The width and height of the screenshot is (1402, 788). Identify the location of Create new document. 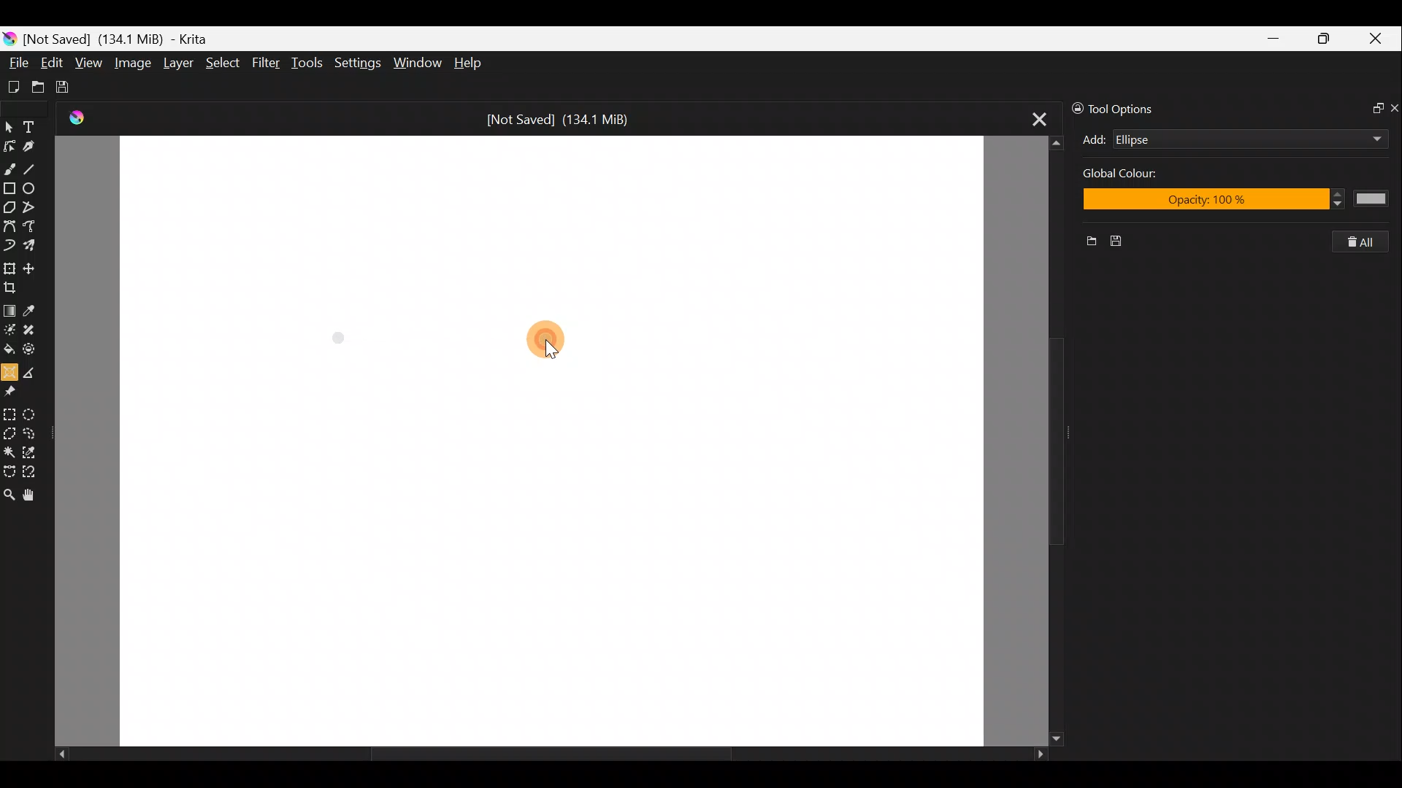
(12, 85).